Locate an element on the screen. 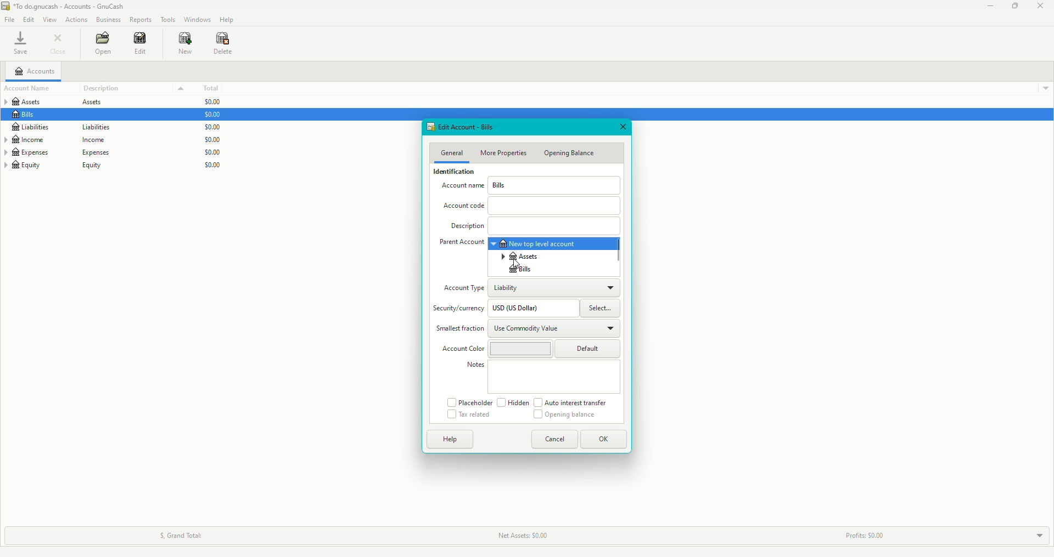 The image size is (1054, 557). Edit Account is located at coordinates (463, 127).